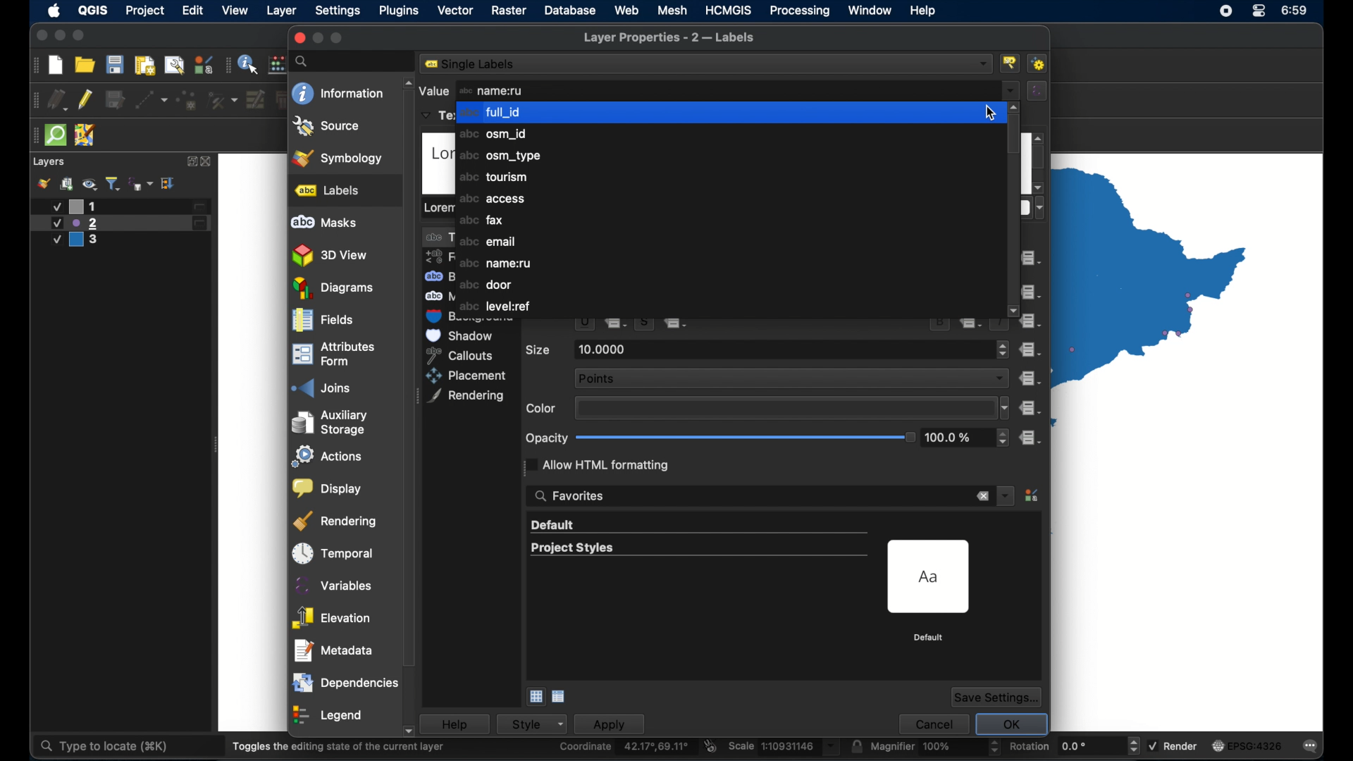 The image size is (1353, 761). Describe the element at coordinates (570, 497) in the screenshot. I see `search favorites` at that location.